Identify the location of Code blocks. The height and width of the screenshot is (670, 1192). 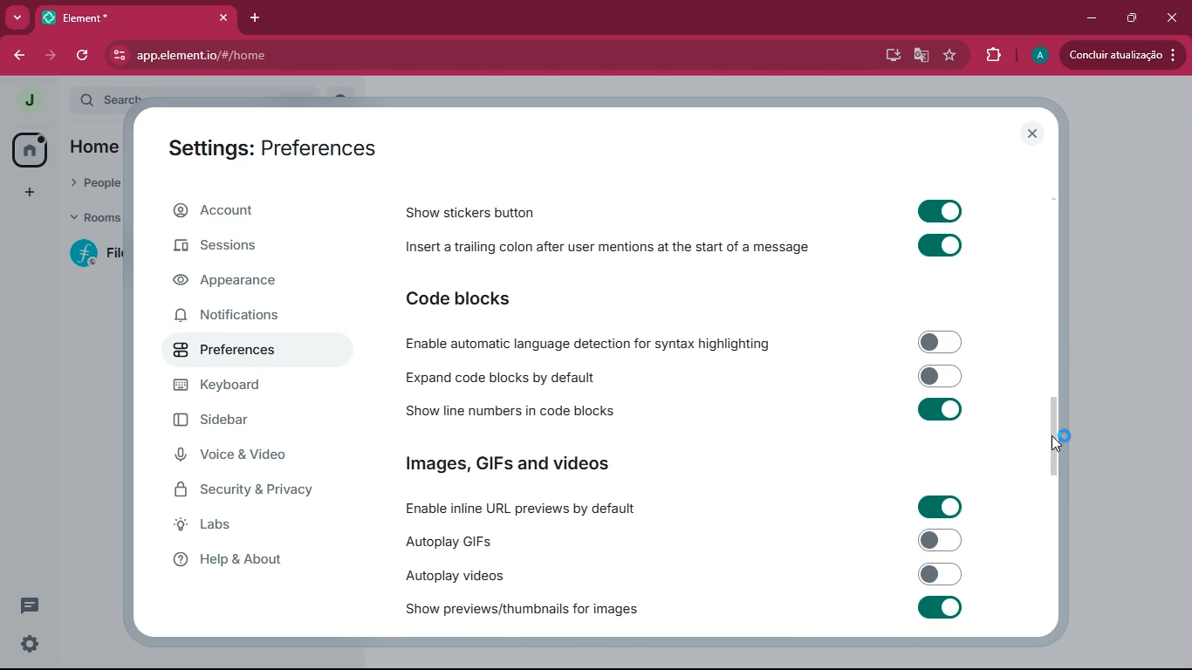
(486, 297).